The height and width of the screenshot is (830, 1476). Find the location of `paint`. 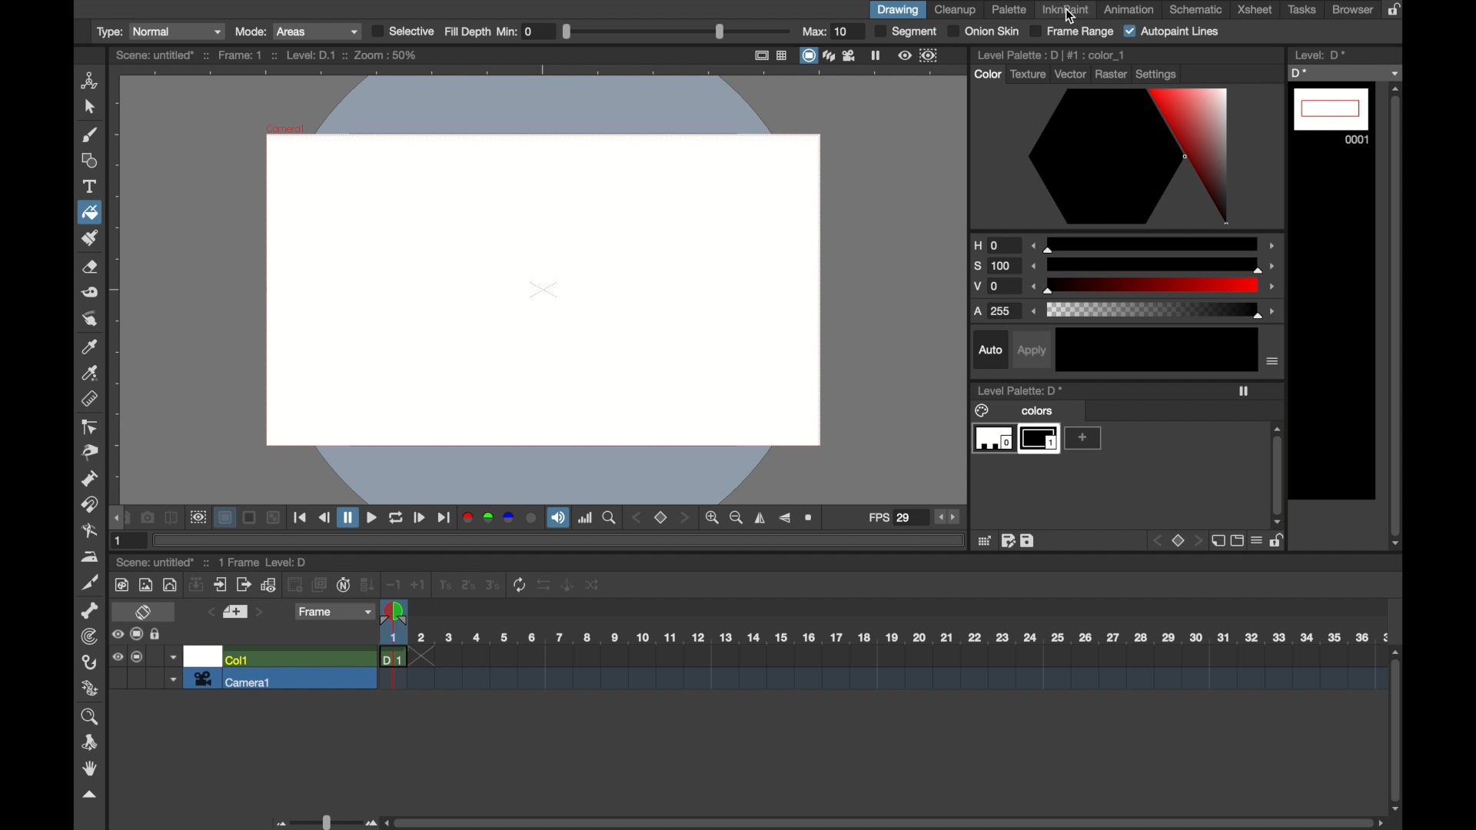

paint is located at coordinates (121, 585).